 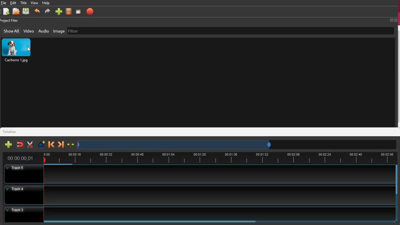 What do you see at coordinates (20, 158) in the screenshot?
I see `time` at bounding box center [20, 158].